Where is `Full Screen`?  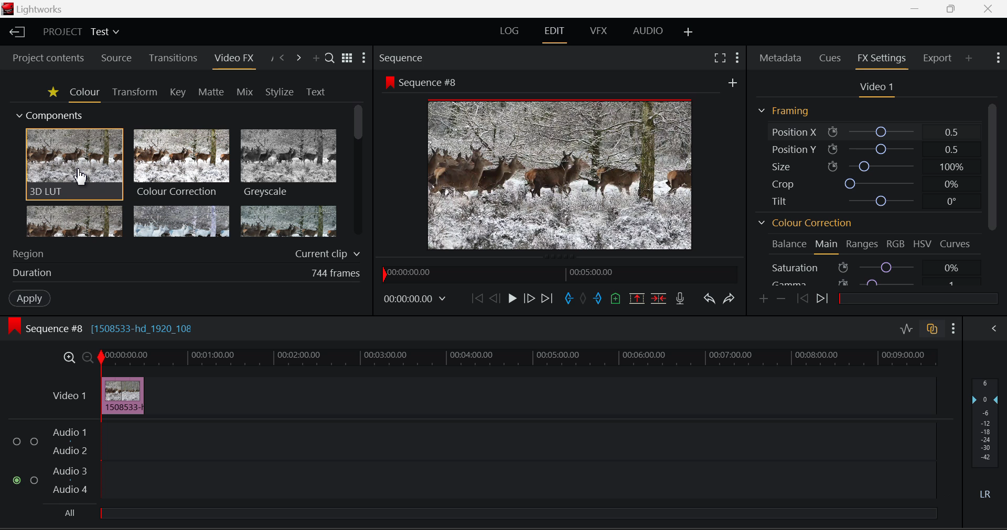
Full Screen is located at coordinates (720, 57).